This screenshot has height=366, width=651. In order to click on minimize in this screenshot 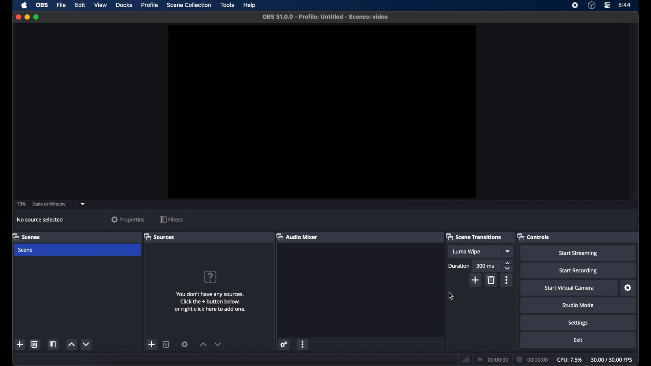, I will do `click(27, 17)`.